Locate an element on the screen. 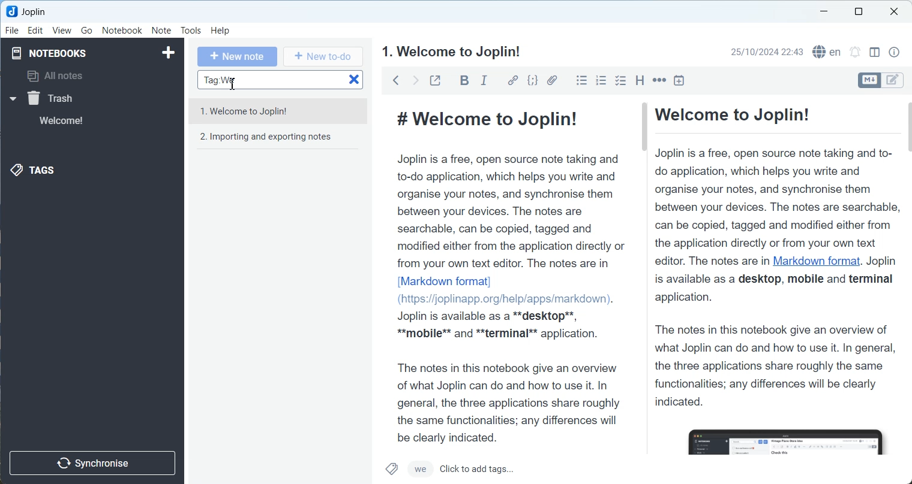 The height and width of the screenshot is (484, 912). Create Notebook is located at coordinates (167, 53).